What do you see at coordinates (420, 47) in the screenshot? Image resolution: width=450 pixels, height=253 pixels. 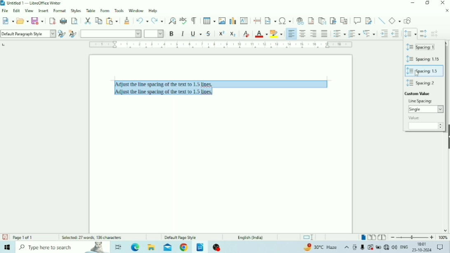 I see `Spacing: 1` at bounding box center [420, 47].